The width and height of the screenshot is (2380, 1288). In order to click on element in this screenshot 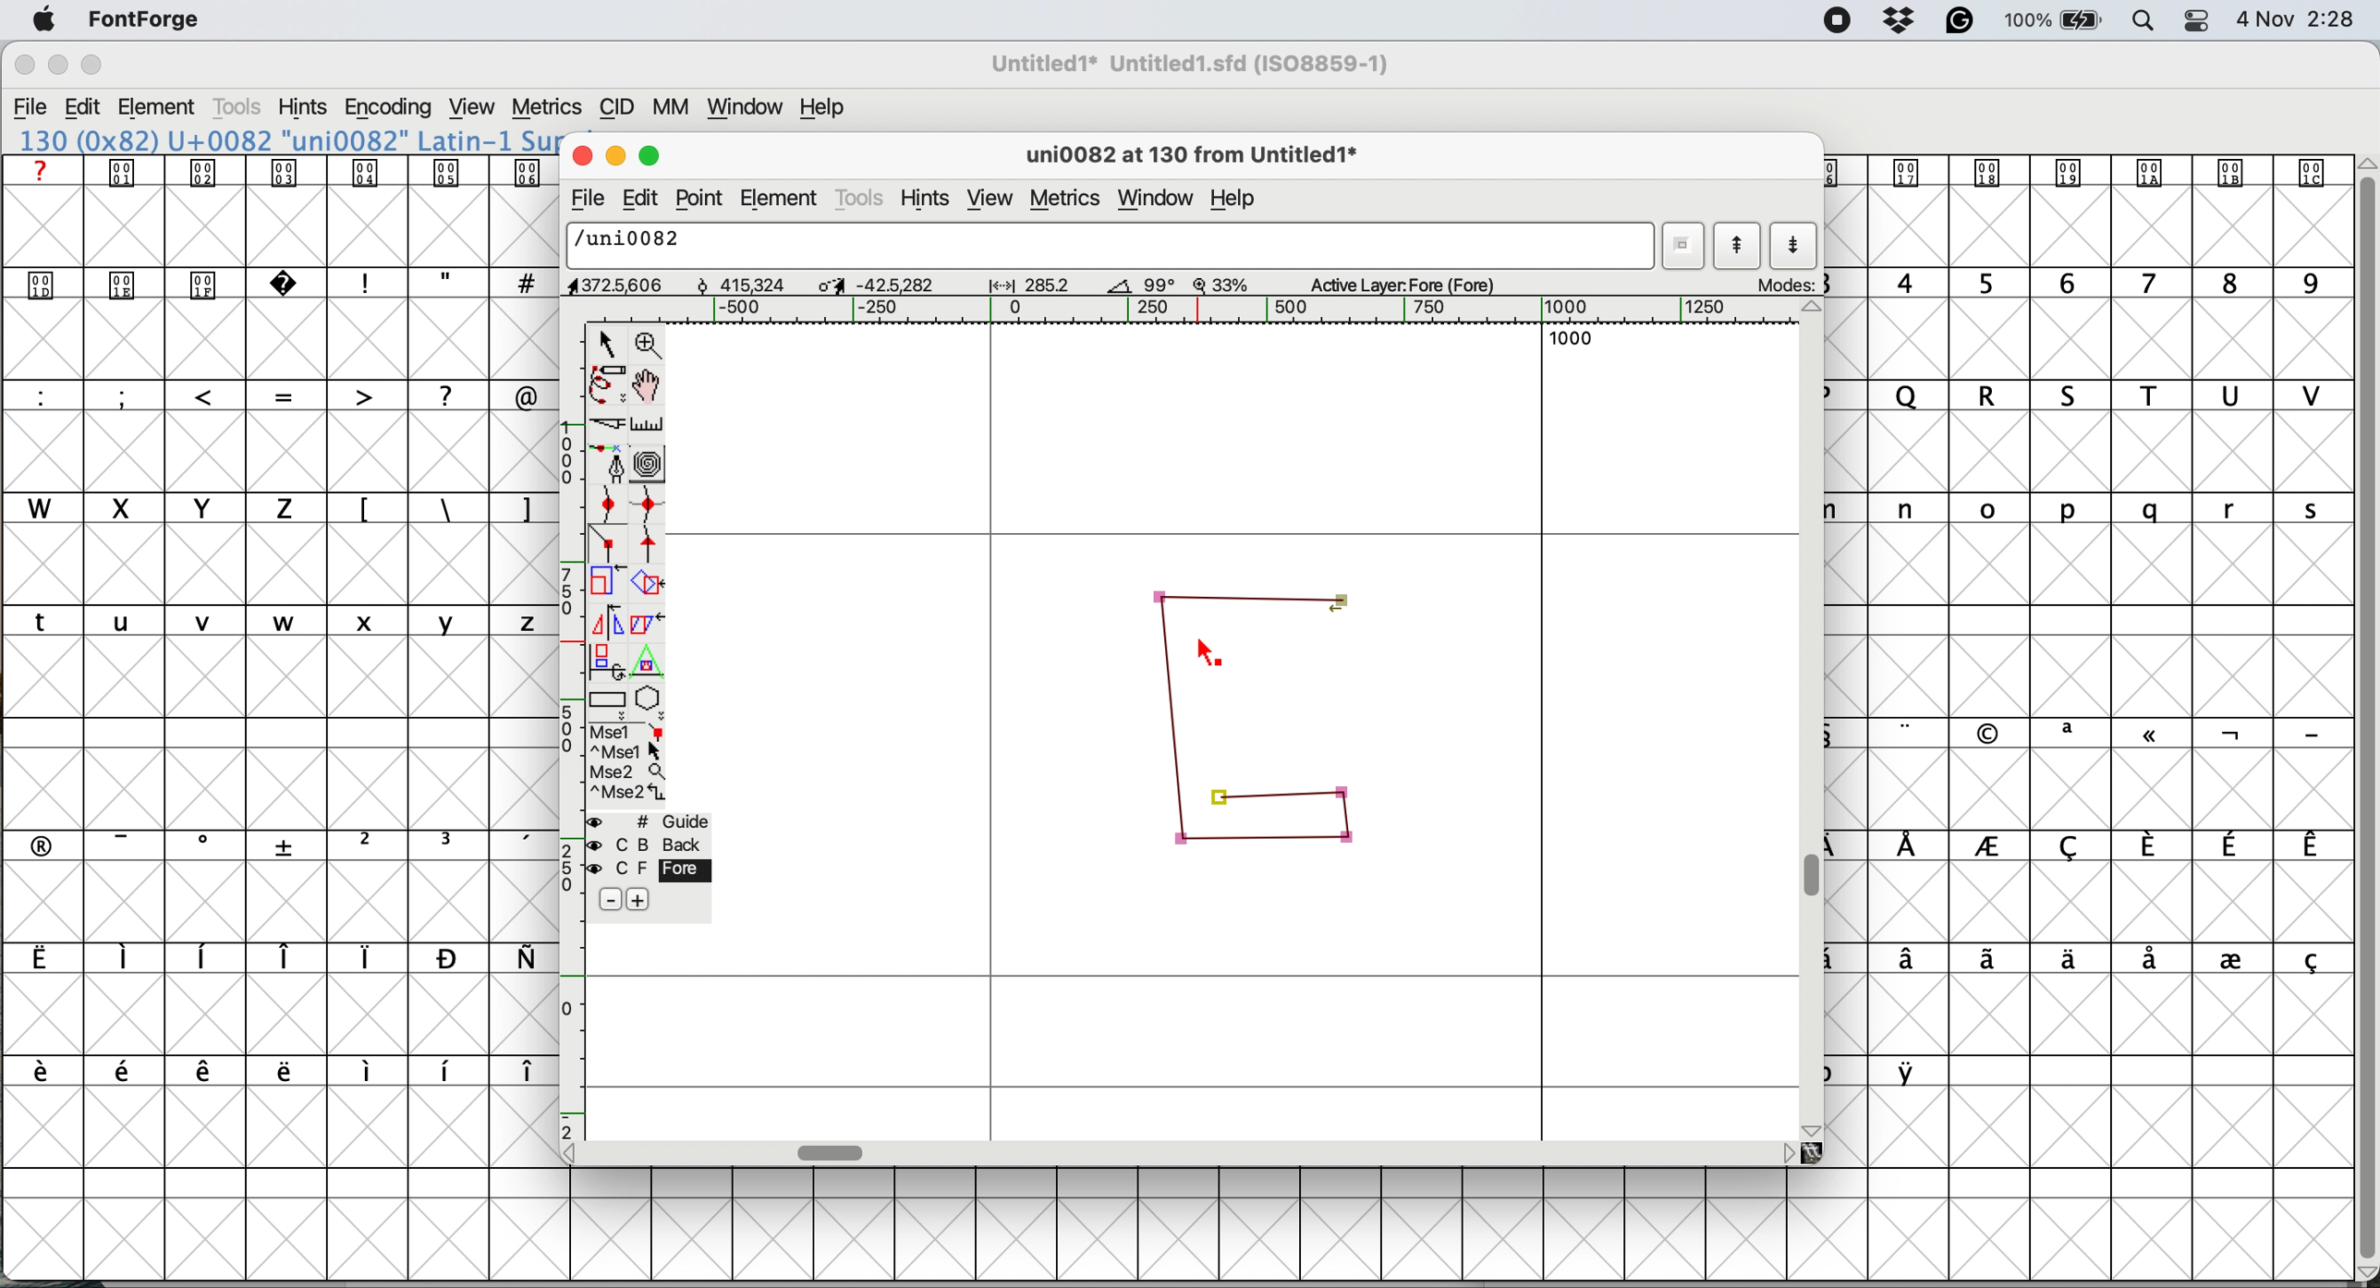, I will do `click(159, 109)`.